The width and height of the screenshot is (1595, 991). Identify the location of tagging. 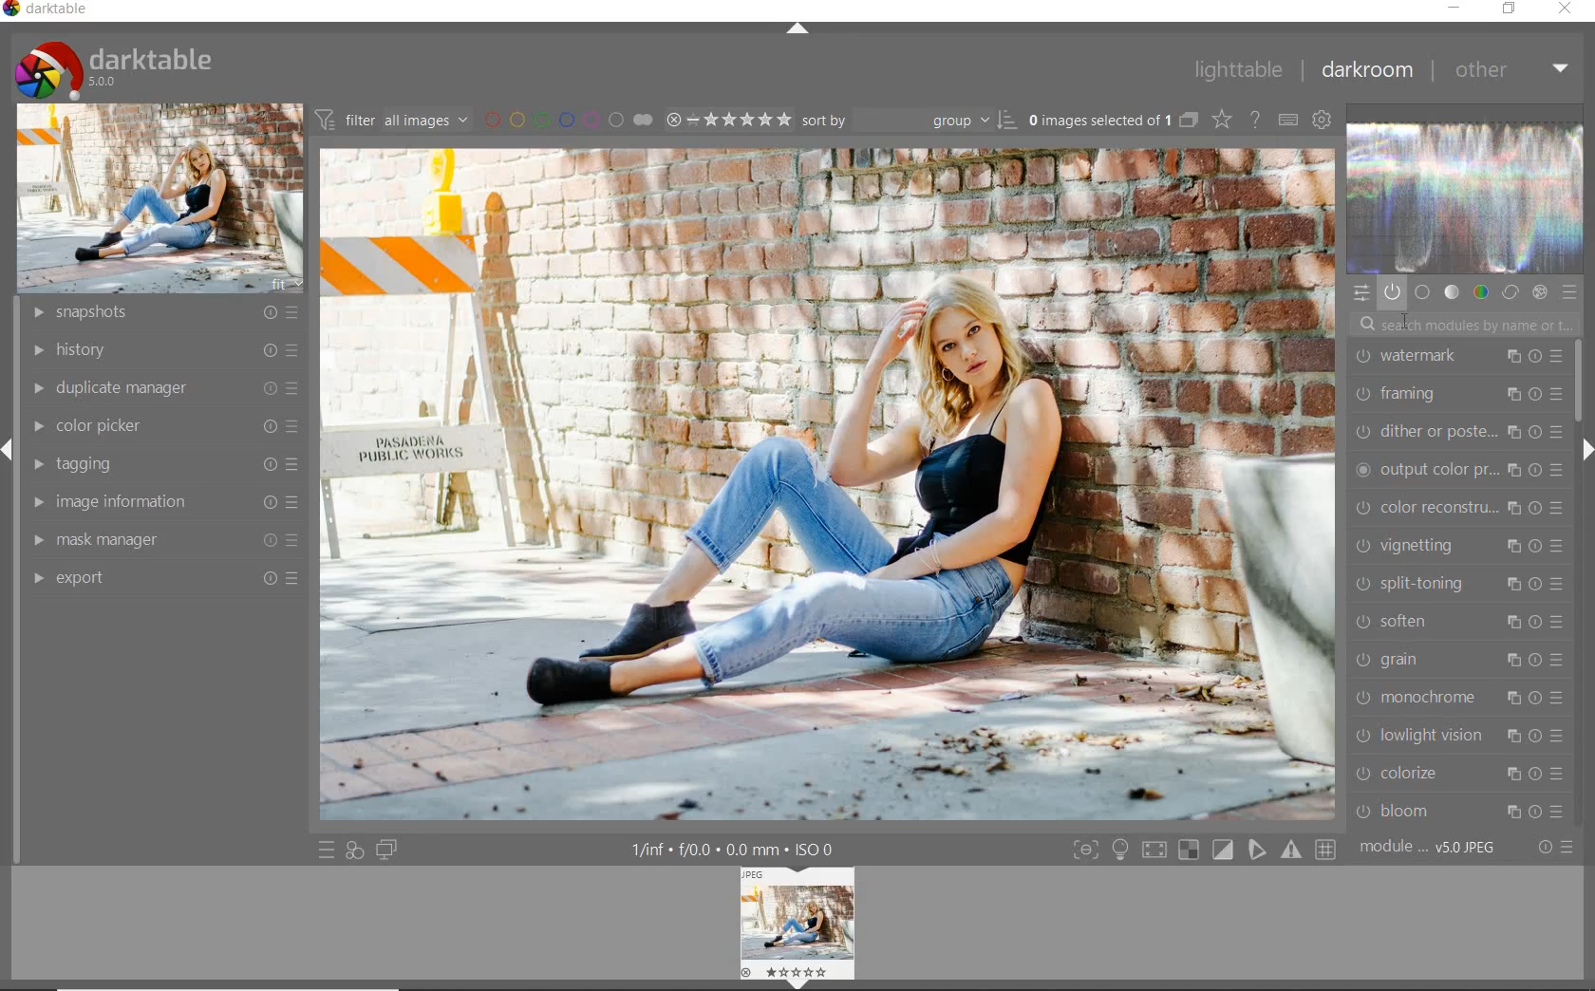
(159, 465).